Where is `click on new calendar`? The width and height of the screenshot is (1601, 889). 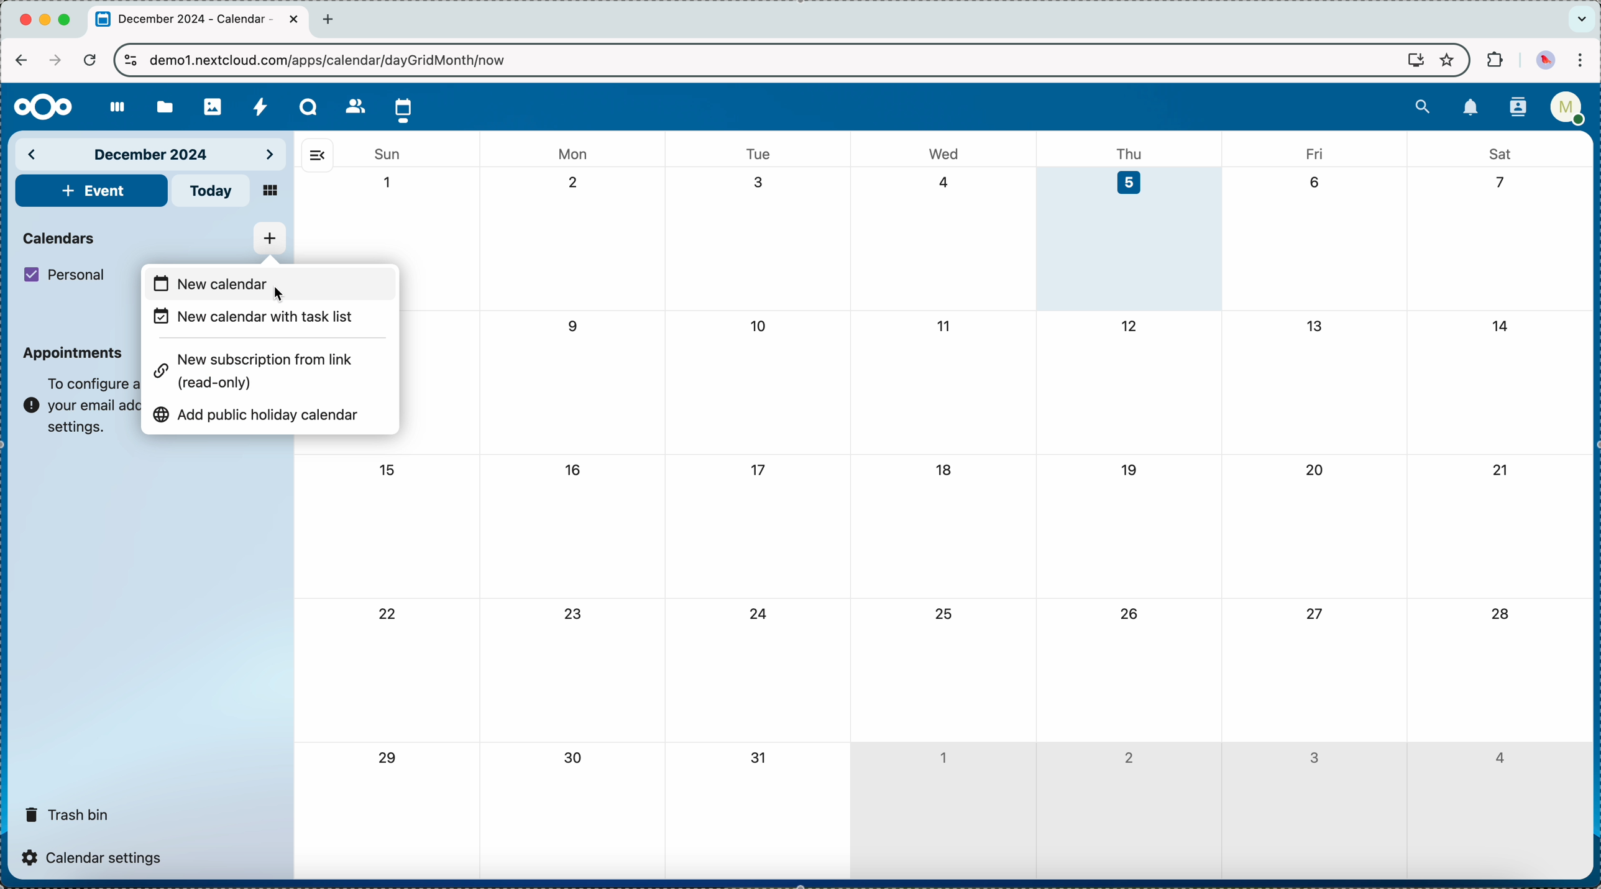 click on new calendar is located at coordinates (271, 284).